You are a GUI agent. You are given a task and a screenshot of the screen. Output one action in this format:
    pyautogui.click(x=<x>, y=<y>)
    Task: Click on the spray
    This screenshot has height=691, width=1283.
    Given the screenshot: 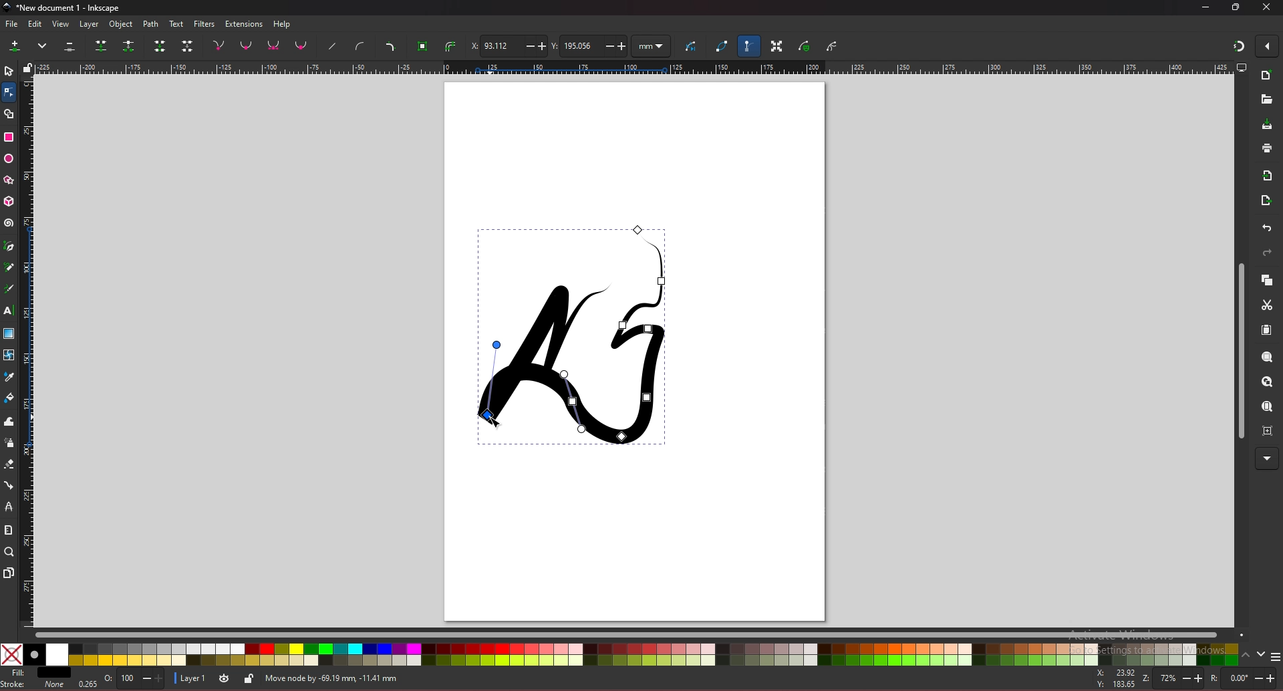 What is the action you would take?
    pyautogui.click(x=9, y=443)
    